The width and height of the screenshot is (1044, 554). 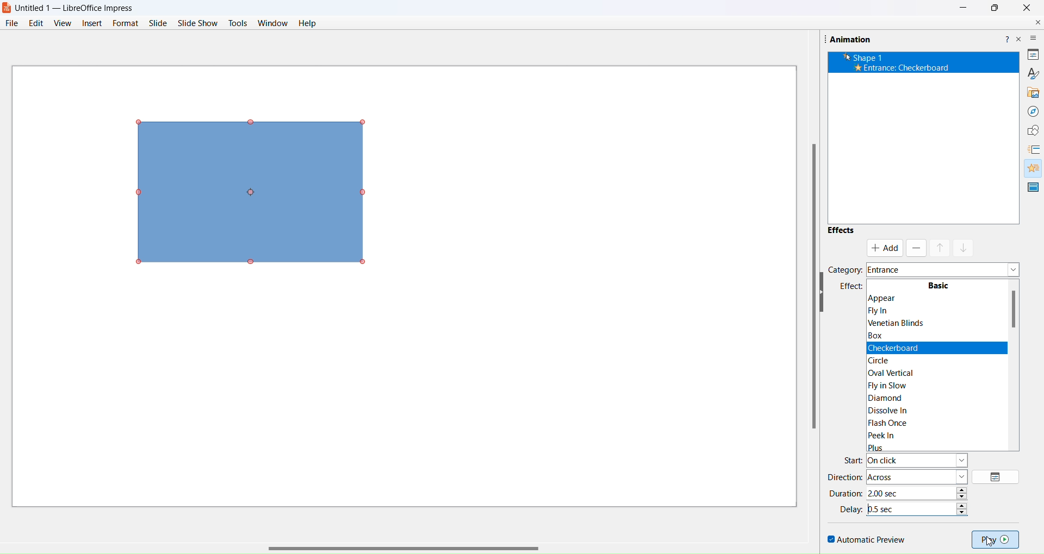 I want to click on Maximise, so click(x=993, y=9).